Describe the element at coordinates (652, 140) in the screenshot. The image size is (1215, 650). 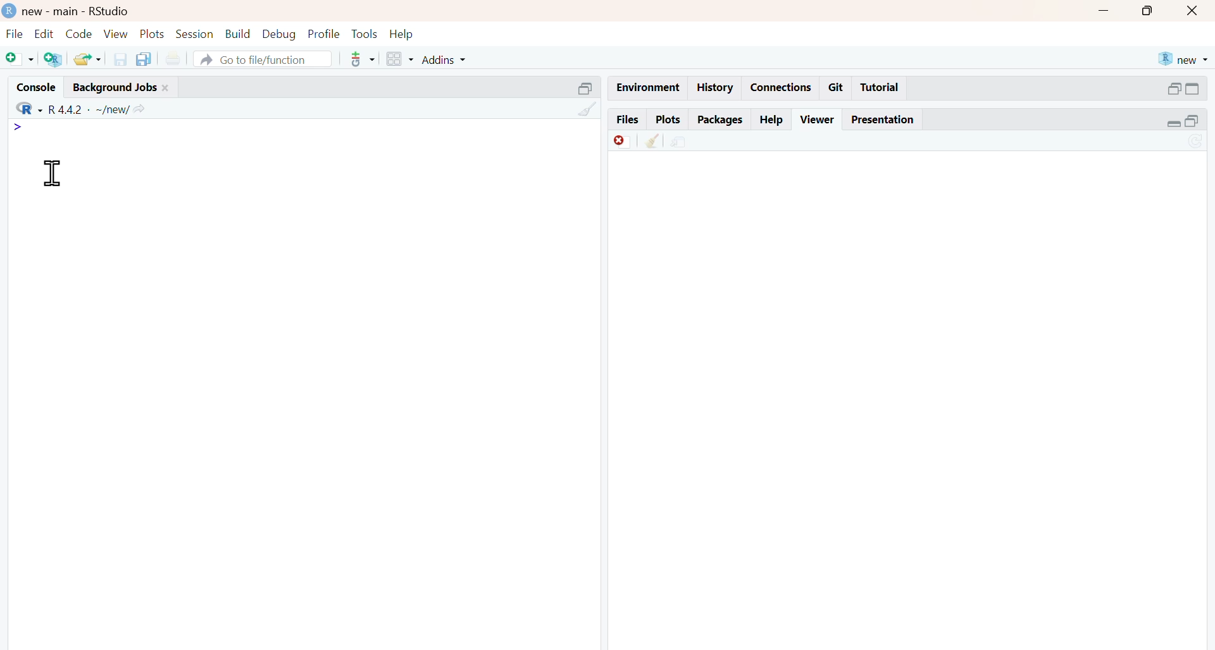
I see `Clean ` at that location.